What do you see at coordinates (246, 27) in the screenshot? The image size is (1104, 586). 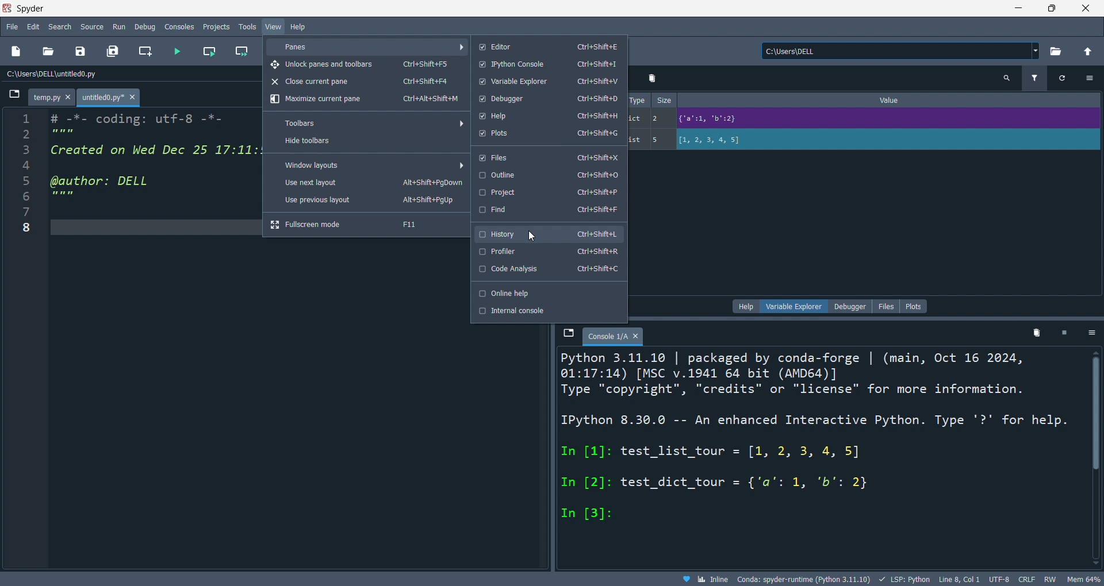 I see `tools` at bounding box center [246, 27].